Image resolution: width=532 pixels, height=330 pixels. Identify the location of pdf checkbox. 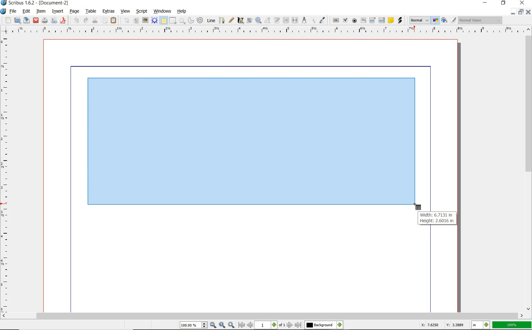
(345, 20).